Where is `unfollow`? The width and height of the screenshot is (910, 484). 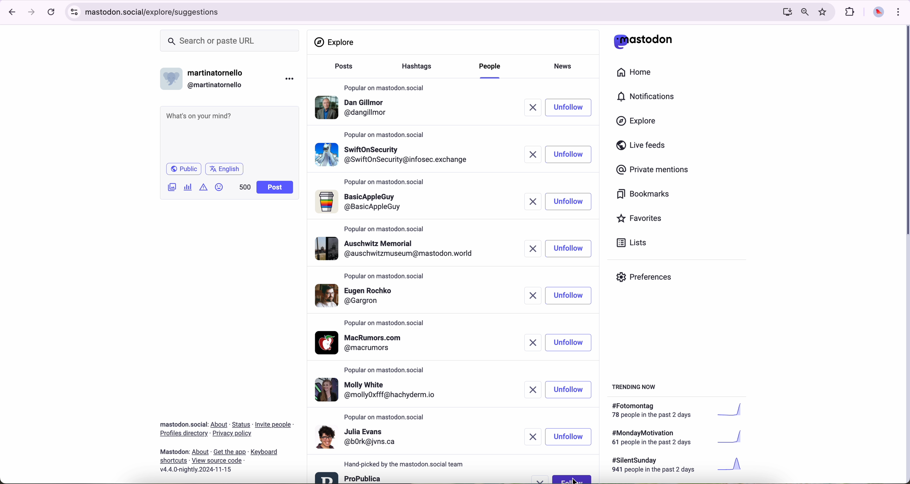
unfollow is located at coordinates (569, 249).